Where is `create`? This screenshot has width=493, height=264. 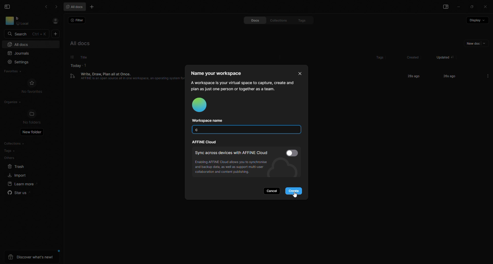 create is located at coordinates (295, 191).